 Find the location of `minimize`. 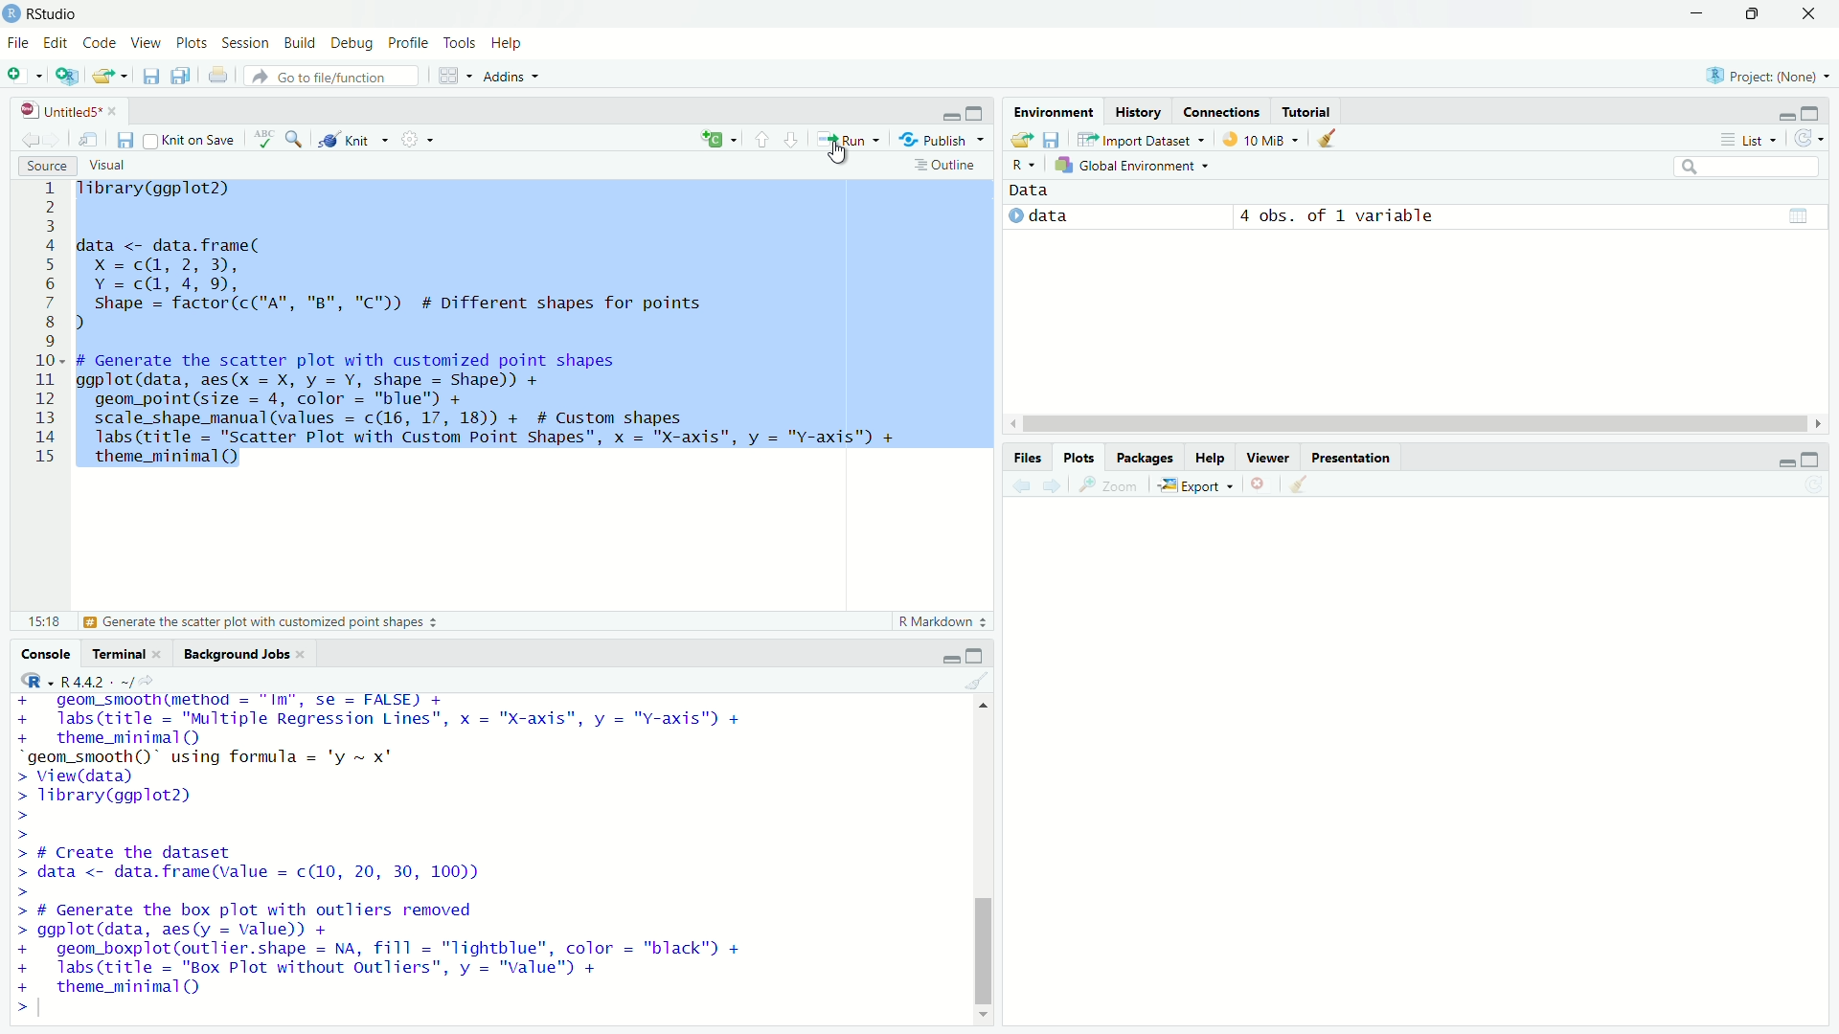

minimize is located at coordinates (1698, 13).